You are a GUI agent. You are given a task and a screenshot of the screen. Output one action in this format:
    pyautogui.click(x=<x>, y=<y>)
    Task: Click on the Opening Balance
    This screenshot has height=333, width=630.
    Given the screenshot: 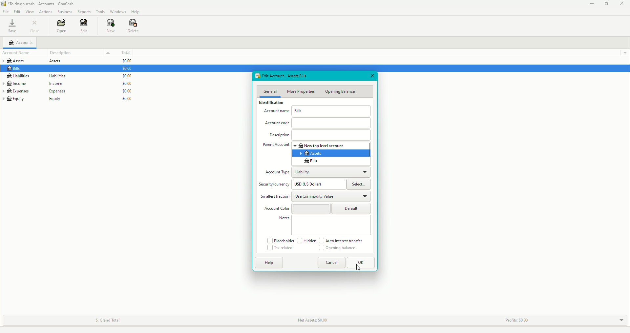 What is the action you would take?
    pyautogui.click(x=342, y=92)
    